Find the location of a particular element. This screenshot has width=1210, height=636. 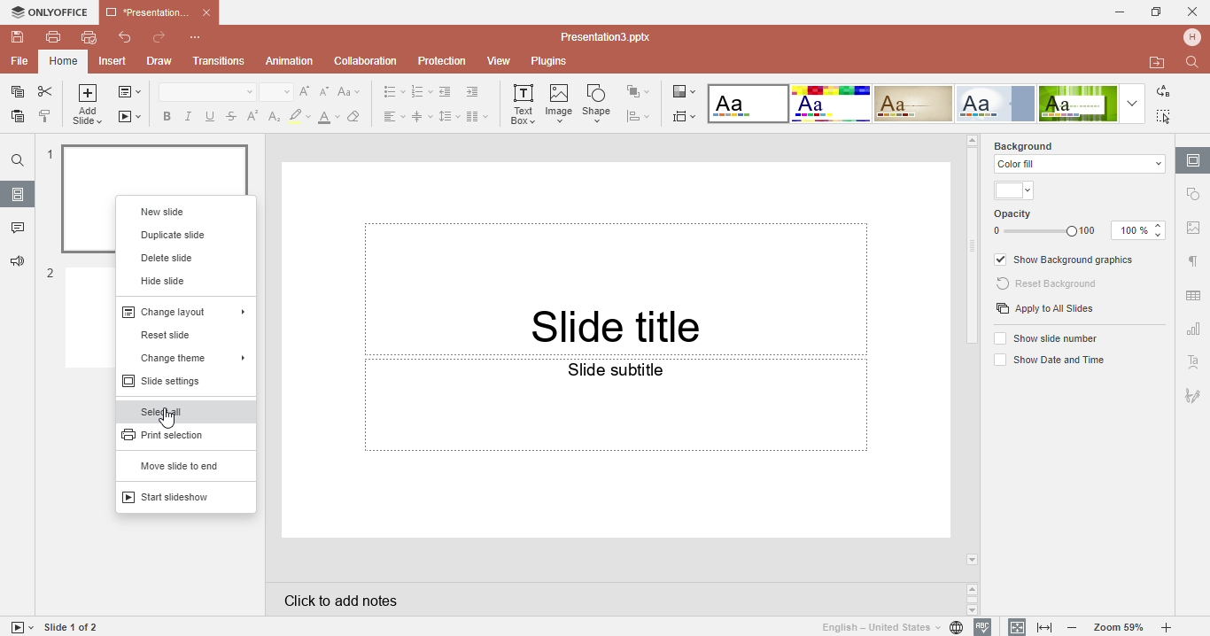

Slide settings is located at coordinates (1193, 159).